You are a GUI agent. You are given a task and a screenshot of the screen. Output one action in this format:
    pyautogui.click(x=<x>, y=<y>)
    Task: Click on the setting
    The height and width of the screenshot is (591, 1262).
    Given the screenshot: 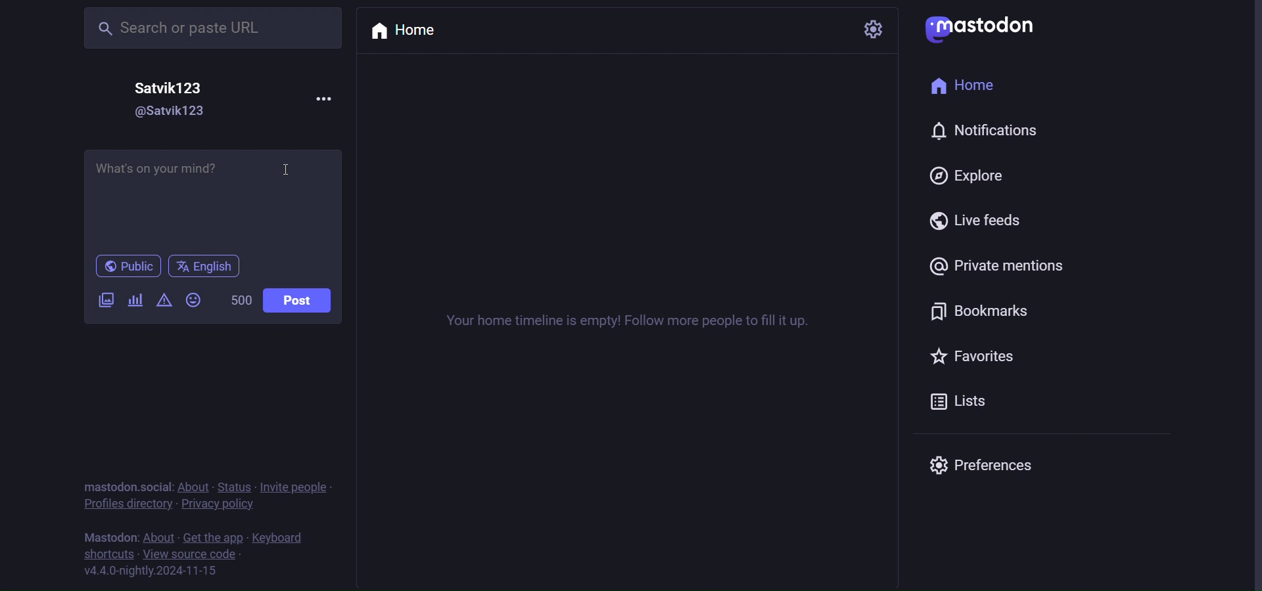 What is the action you would take?
    pyautogui.click(x=872, y=29)
    